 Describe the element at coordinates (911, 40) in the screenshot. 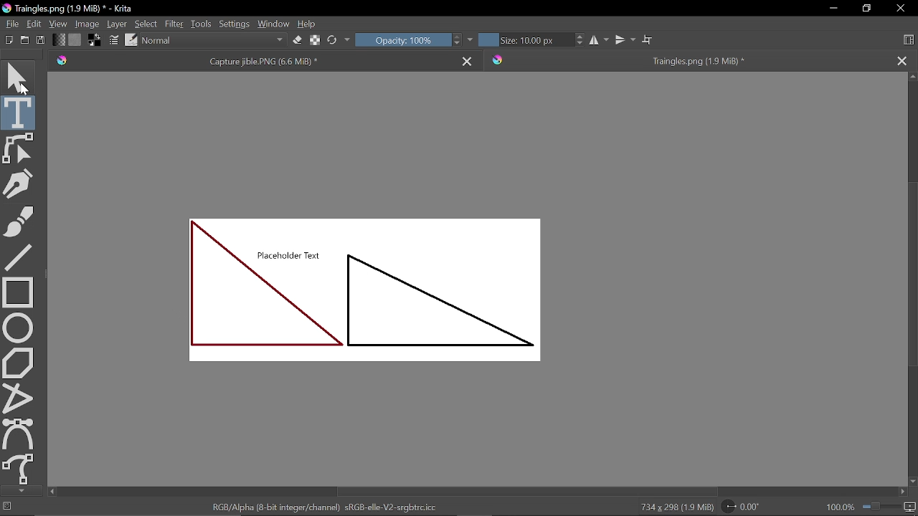

I see `Choose workspace` at that location.